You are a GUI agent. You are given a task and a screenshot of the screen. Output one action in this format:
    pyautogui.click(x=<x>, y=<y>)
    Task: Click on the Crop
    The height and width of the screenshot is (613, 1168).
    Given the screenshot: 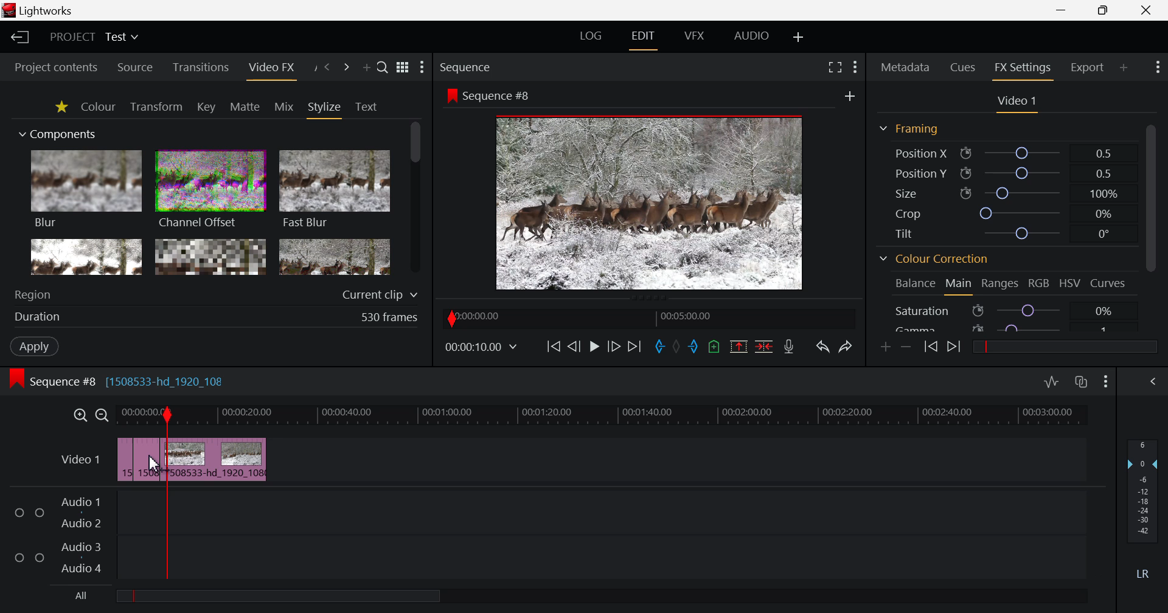 What is the action you would take?
    pyautogui.click(x=1004, y=212)
    